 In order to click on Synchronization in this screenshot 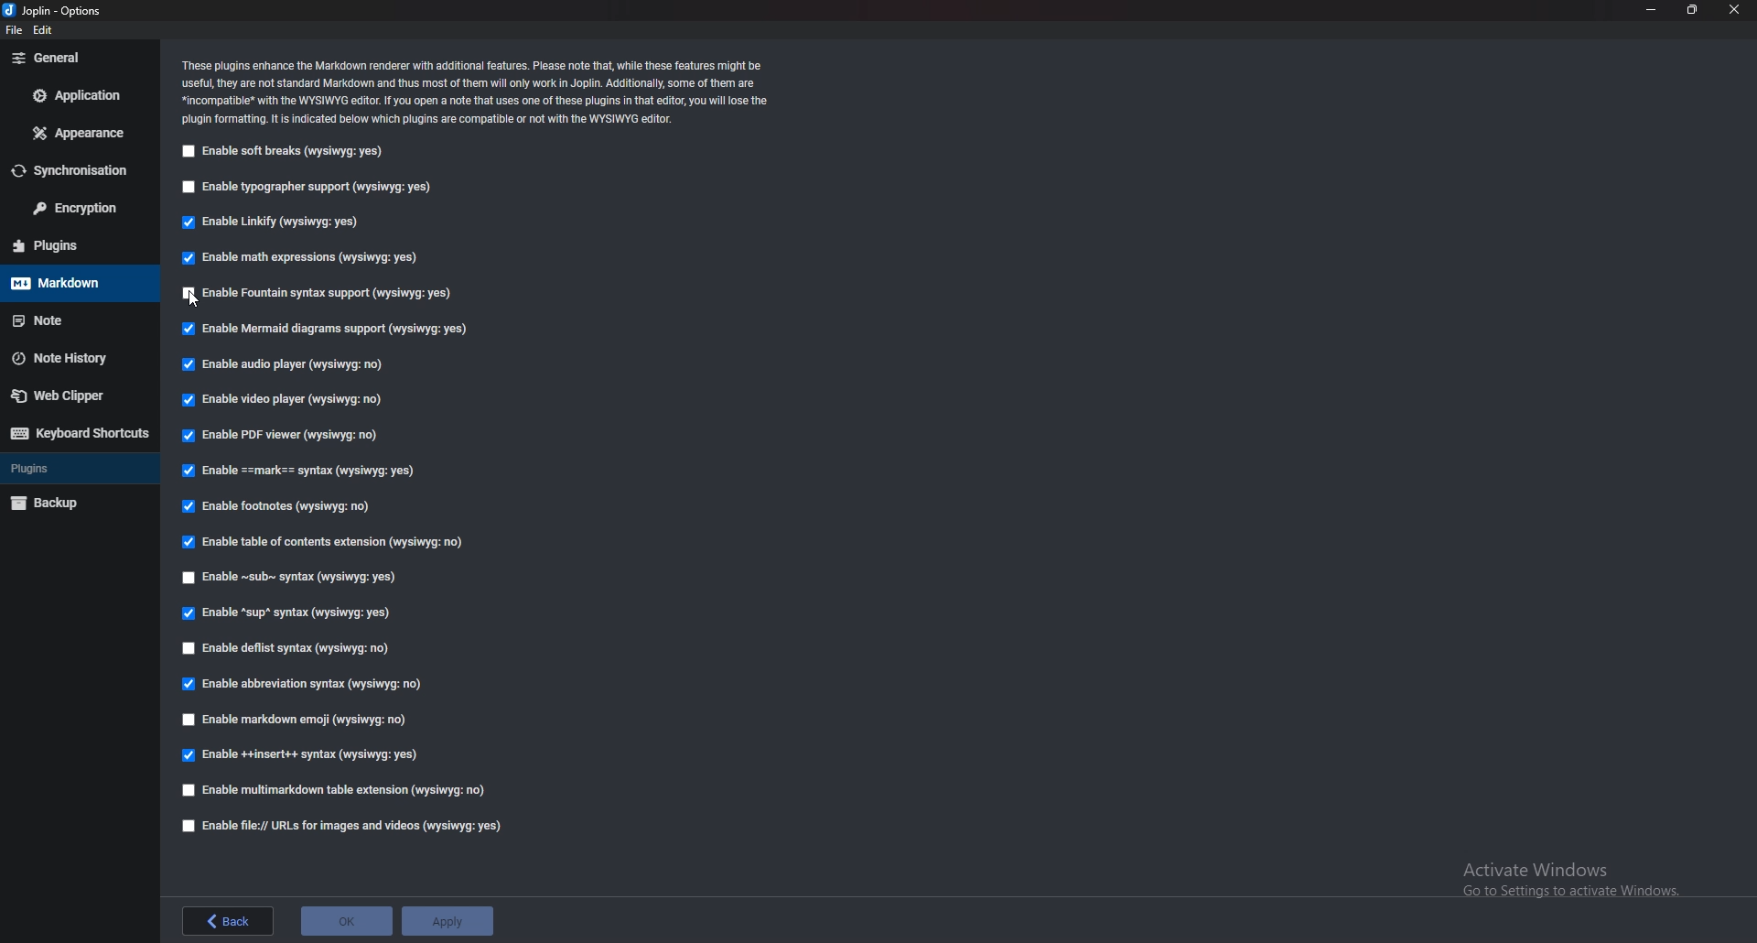, I will do `click(74, 171)`.